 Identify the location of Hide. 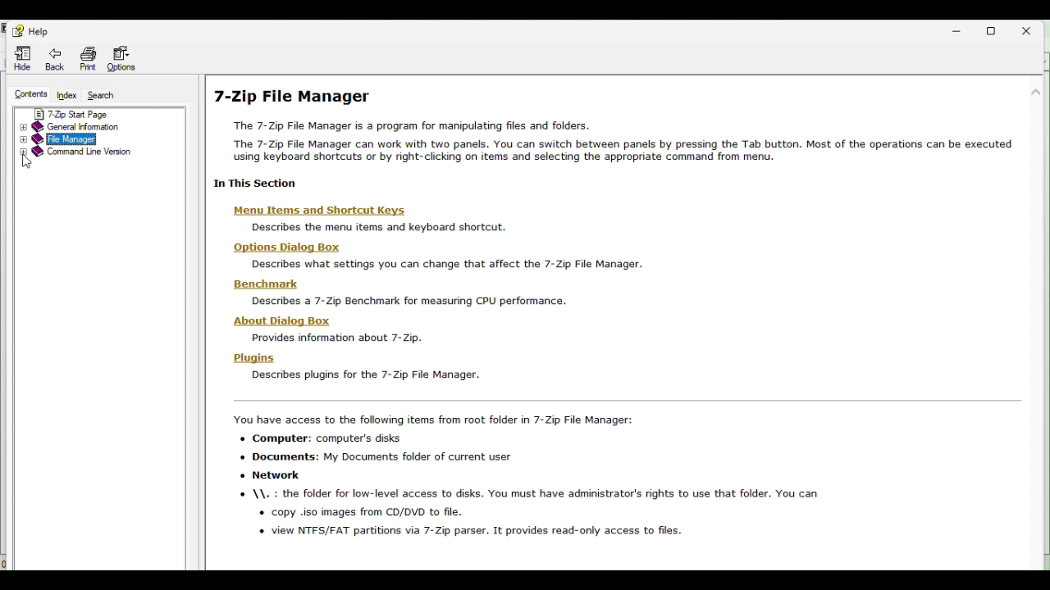
(20, 57).